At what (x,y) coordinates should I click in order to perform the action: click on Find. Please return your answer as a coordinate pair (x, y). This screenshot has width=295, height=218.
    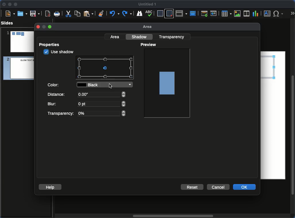
    Looking at the image, I should click on (139, 13).